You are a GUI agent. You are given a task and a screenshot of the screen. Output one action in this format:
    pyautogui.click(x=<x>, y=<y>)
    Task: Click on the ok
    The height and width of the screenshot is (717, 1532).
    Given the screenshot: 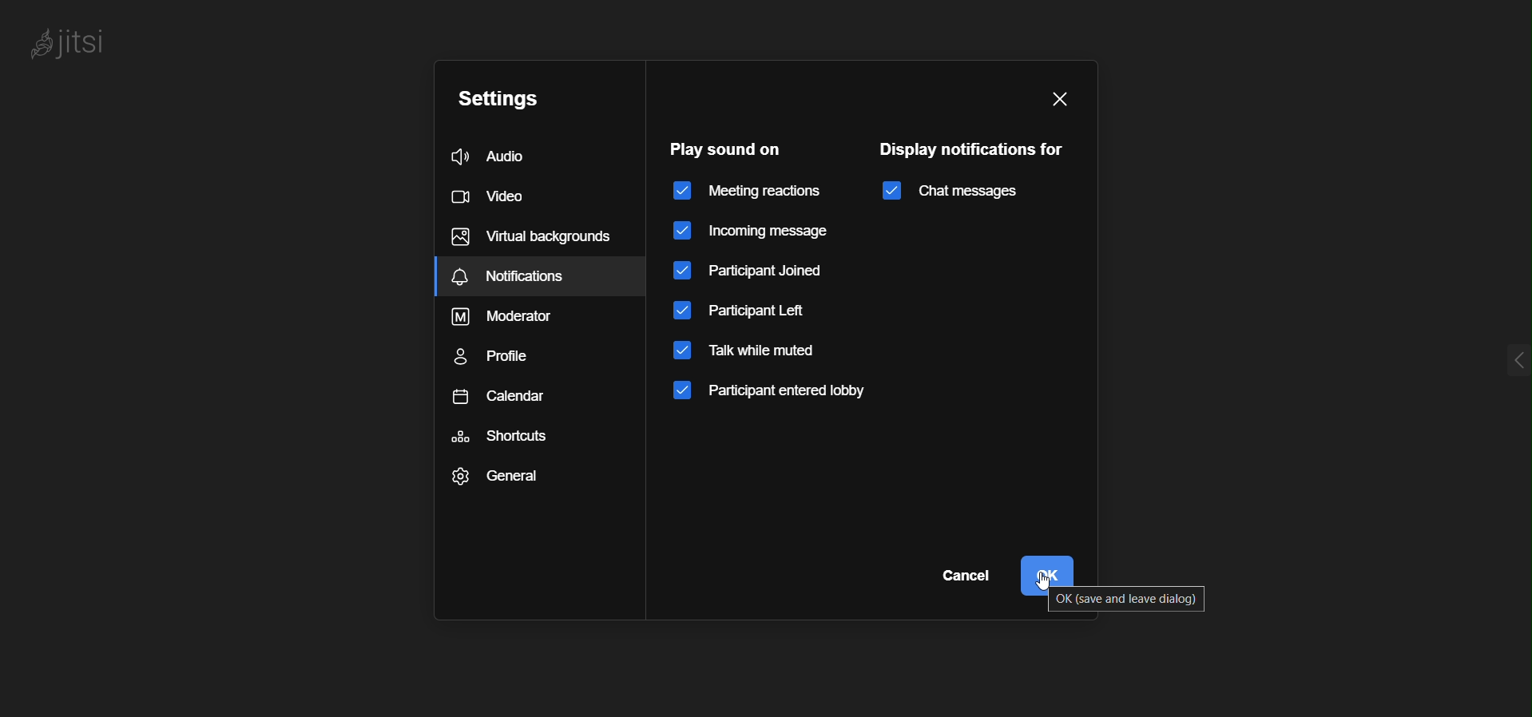 What is the action you would take?
    pyautogui.click(x=1051, y=566)
    